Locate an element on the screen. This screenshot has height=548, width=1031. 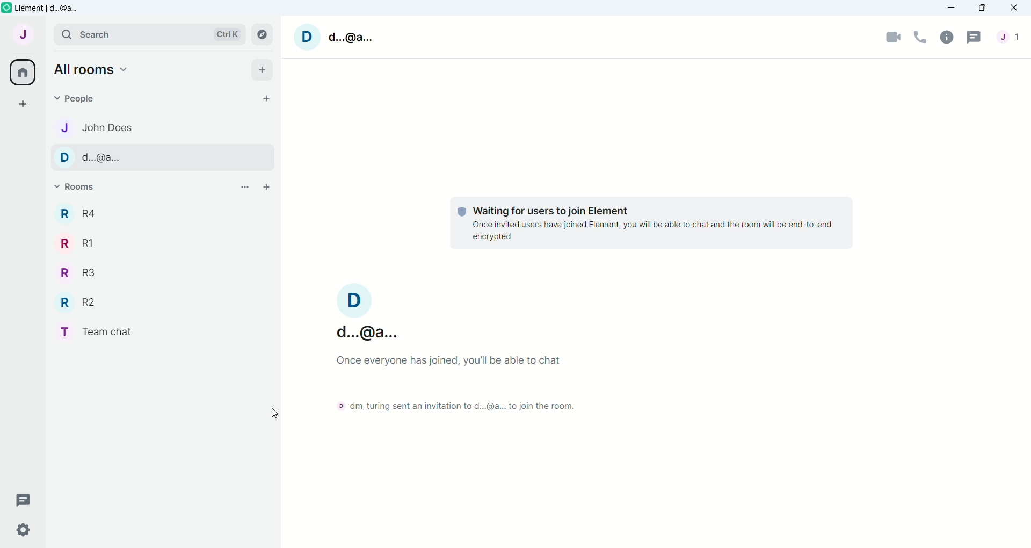
Room R2 is located at coordinates (79, 302).